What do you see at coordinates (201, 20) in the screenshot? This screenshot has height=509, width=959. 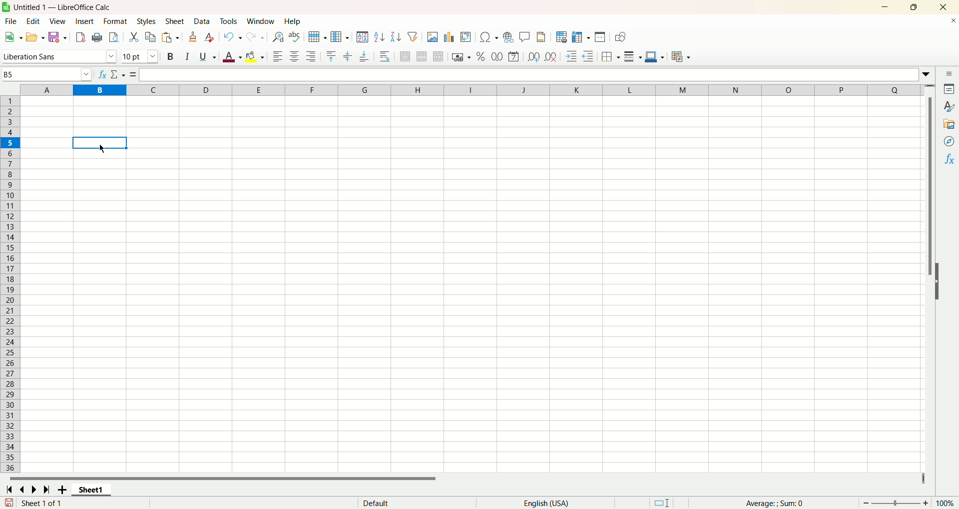 I see `data` at bounding box center [201, 20].